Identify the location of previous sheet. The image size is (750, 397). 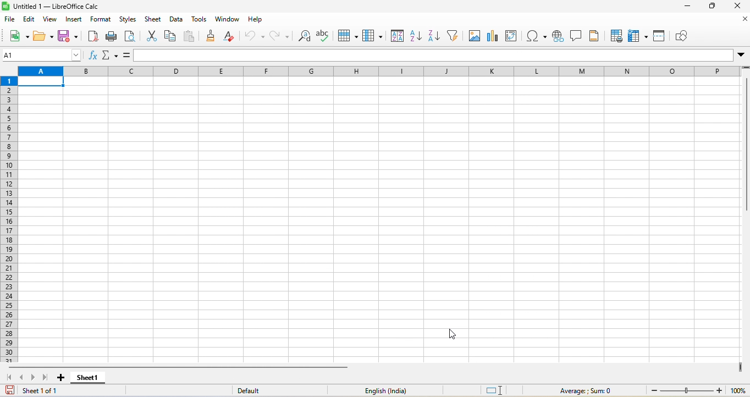
(23, 378).